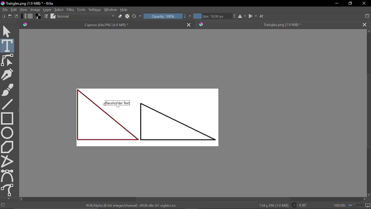 The image size is (371, 209). I want to click on Vertical scrollbar, so click(368, 111).